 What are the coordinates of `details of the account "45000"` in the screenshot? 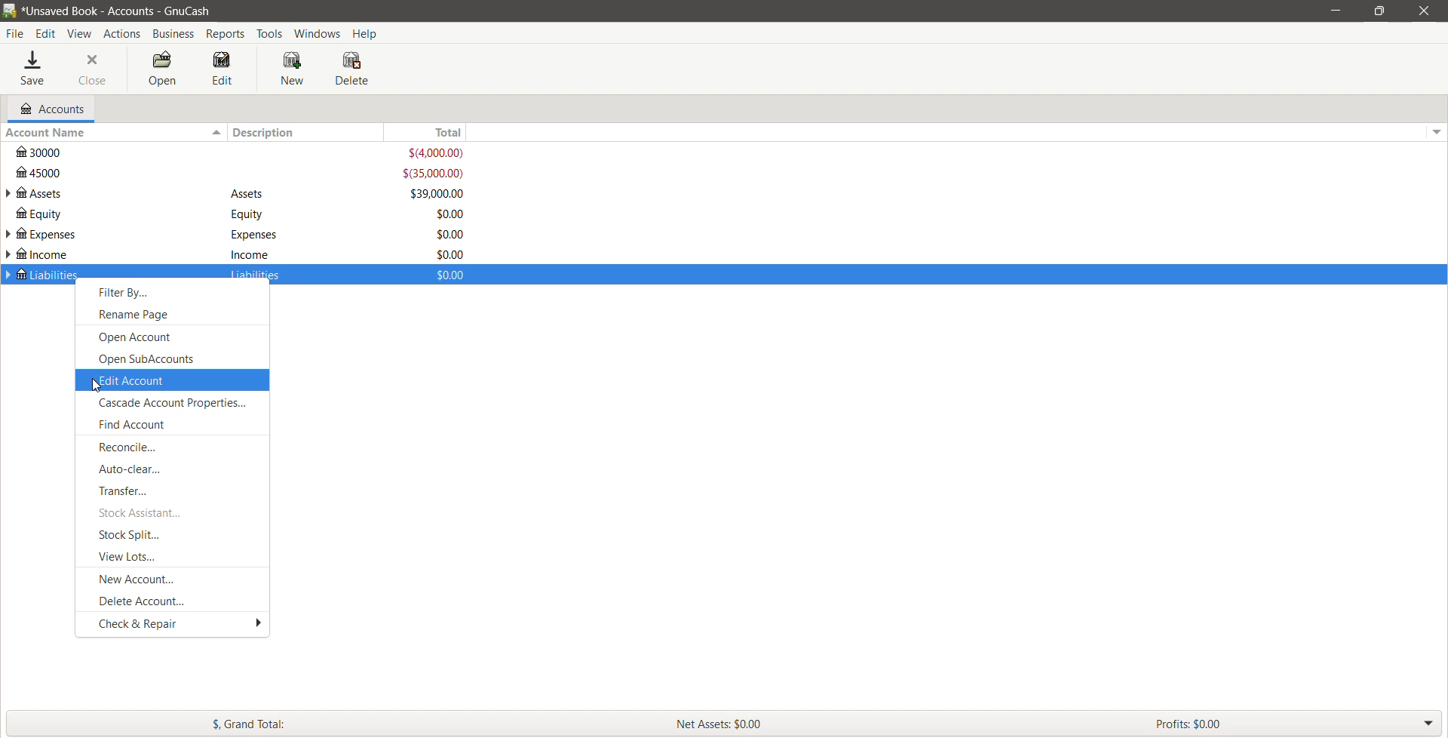 It's located at (241, 174).